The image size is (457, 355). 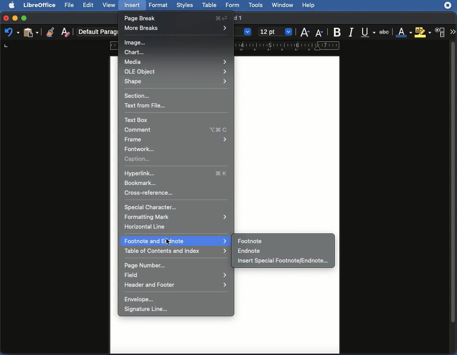 What do you see at coordinates (150, 193) in the screenshot?
I see `Cross reference` at bounding box center [150, 193].